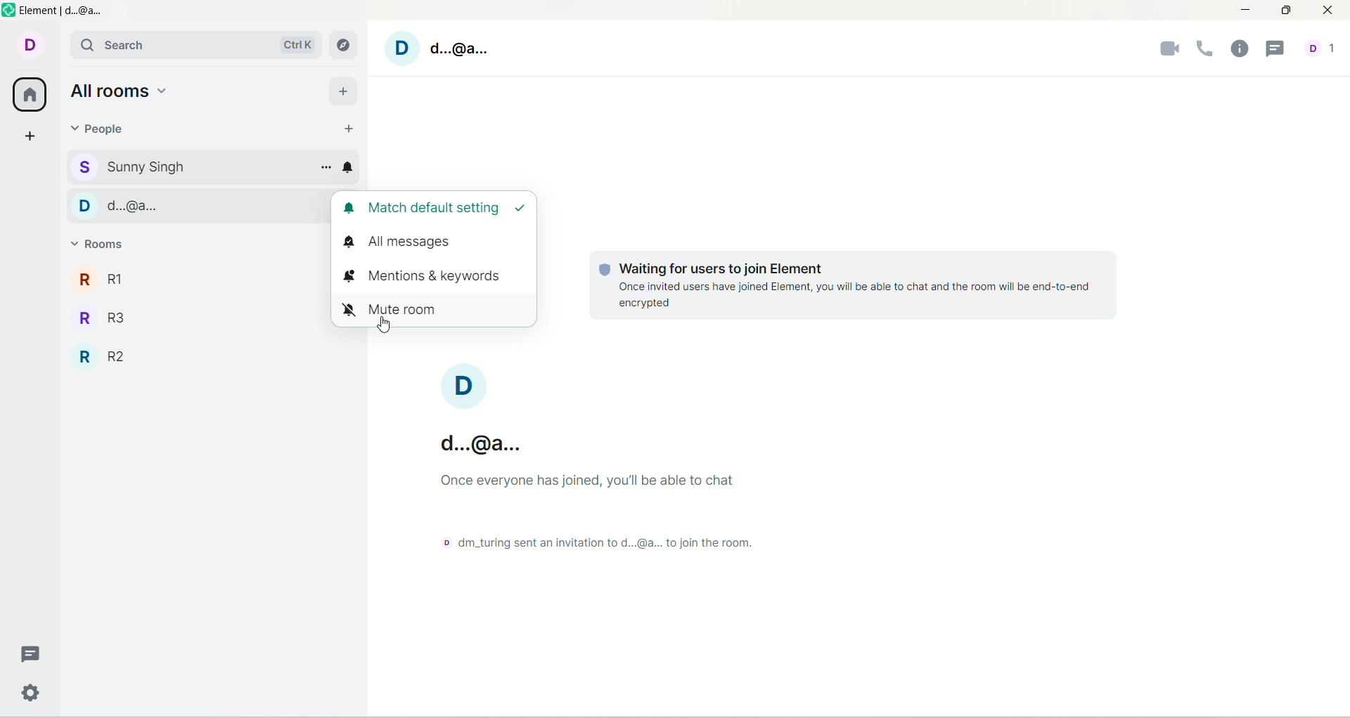 The height and width of the screenshot is (718, 1350). Describe the element at coordinates (436, 210) in the screenshot. I see `match default setting` at that location.